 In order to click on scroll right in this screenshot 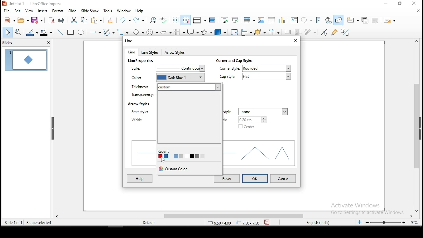, I will do `click(413, 215)`.